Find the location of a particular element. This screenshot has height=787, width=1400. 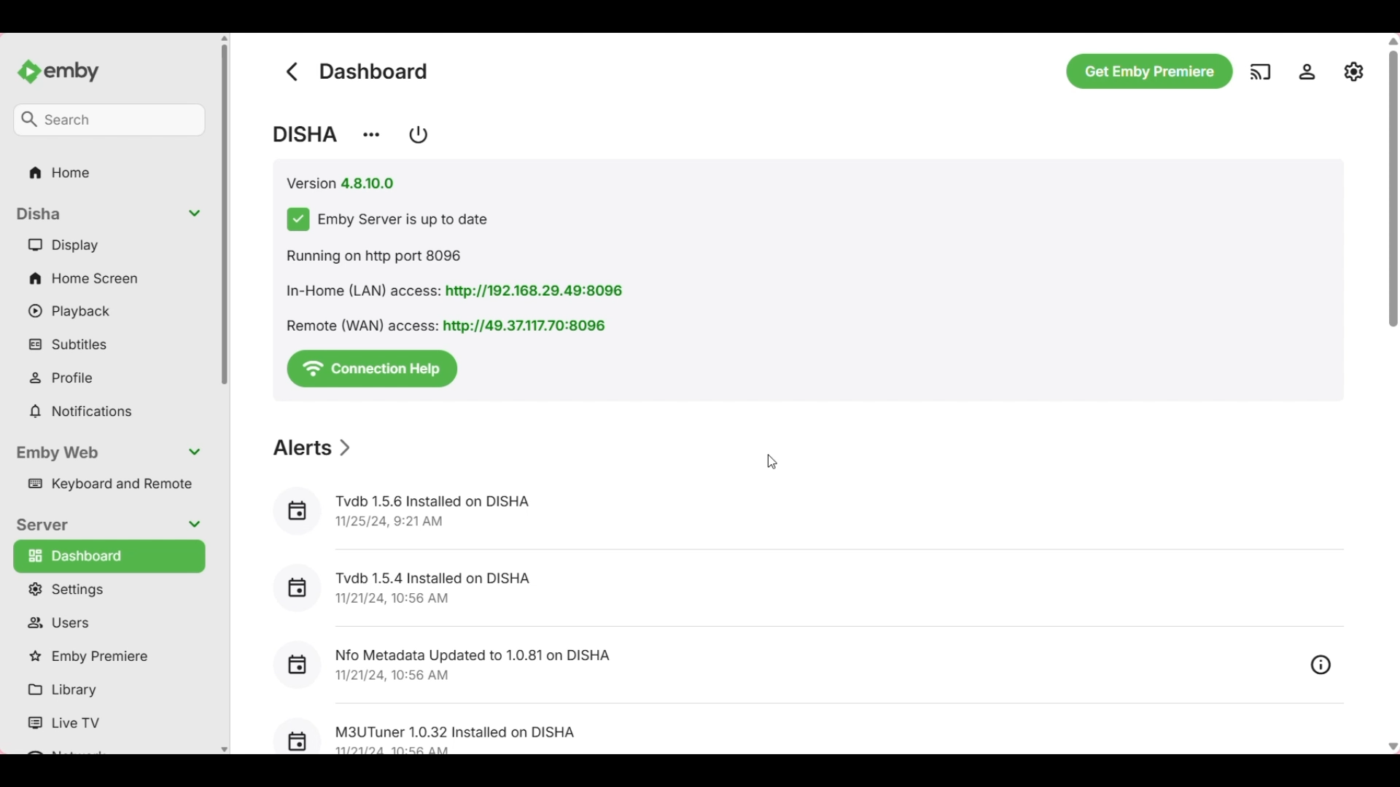

Library is located at coordinates (106, 690).